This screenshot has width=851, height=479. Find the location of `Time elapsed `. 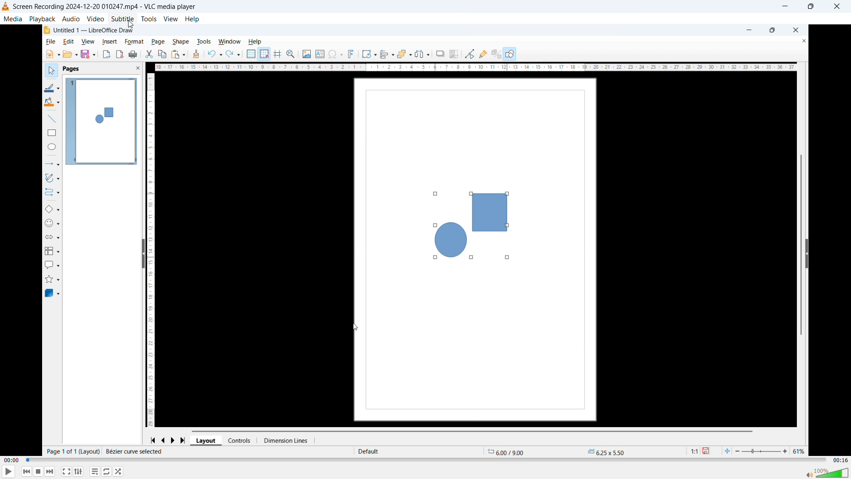

Time elapsed  is located at coordinates (12, 460).